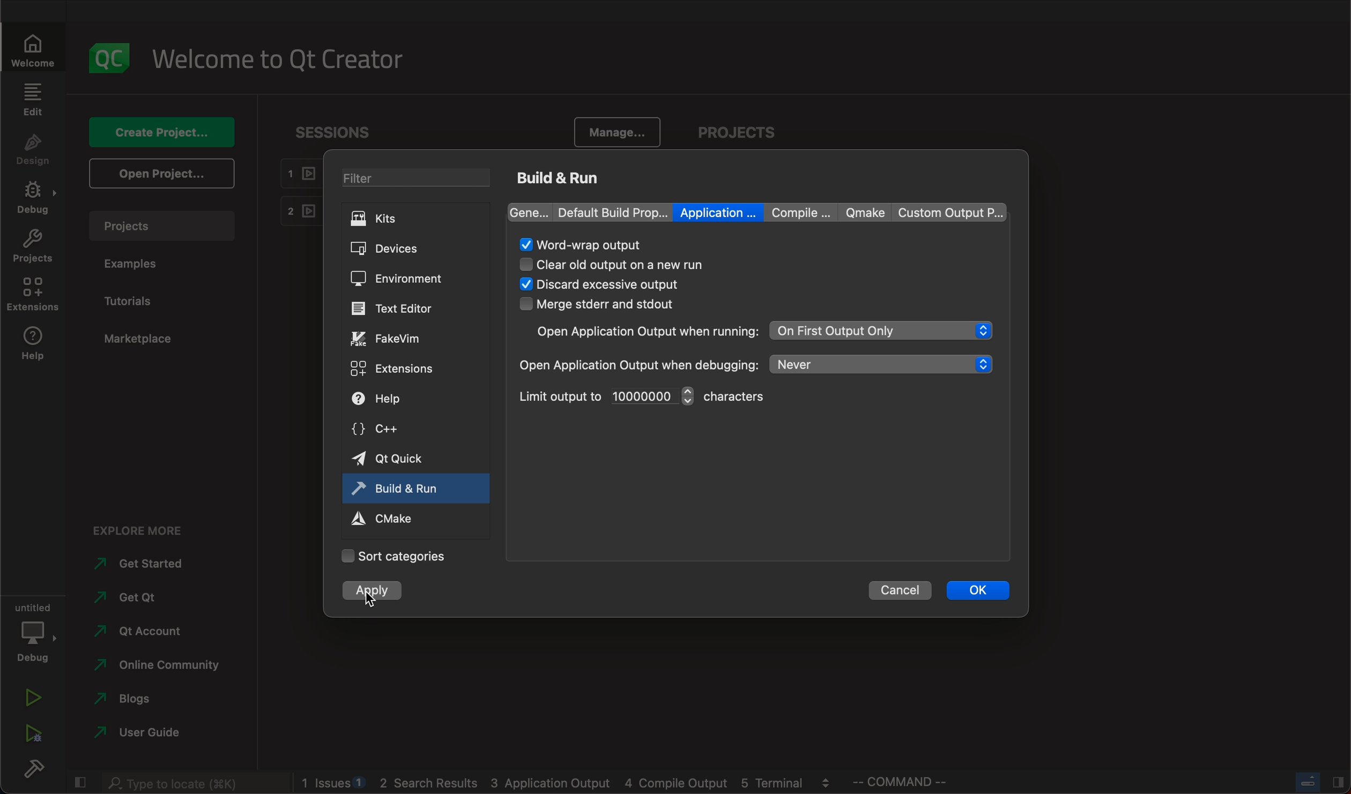  What do you see at coordinates (32, 633) in the screenshot?
I see `debug` at bounding box center [32, 633].